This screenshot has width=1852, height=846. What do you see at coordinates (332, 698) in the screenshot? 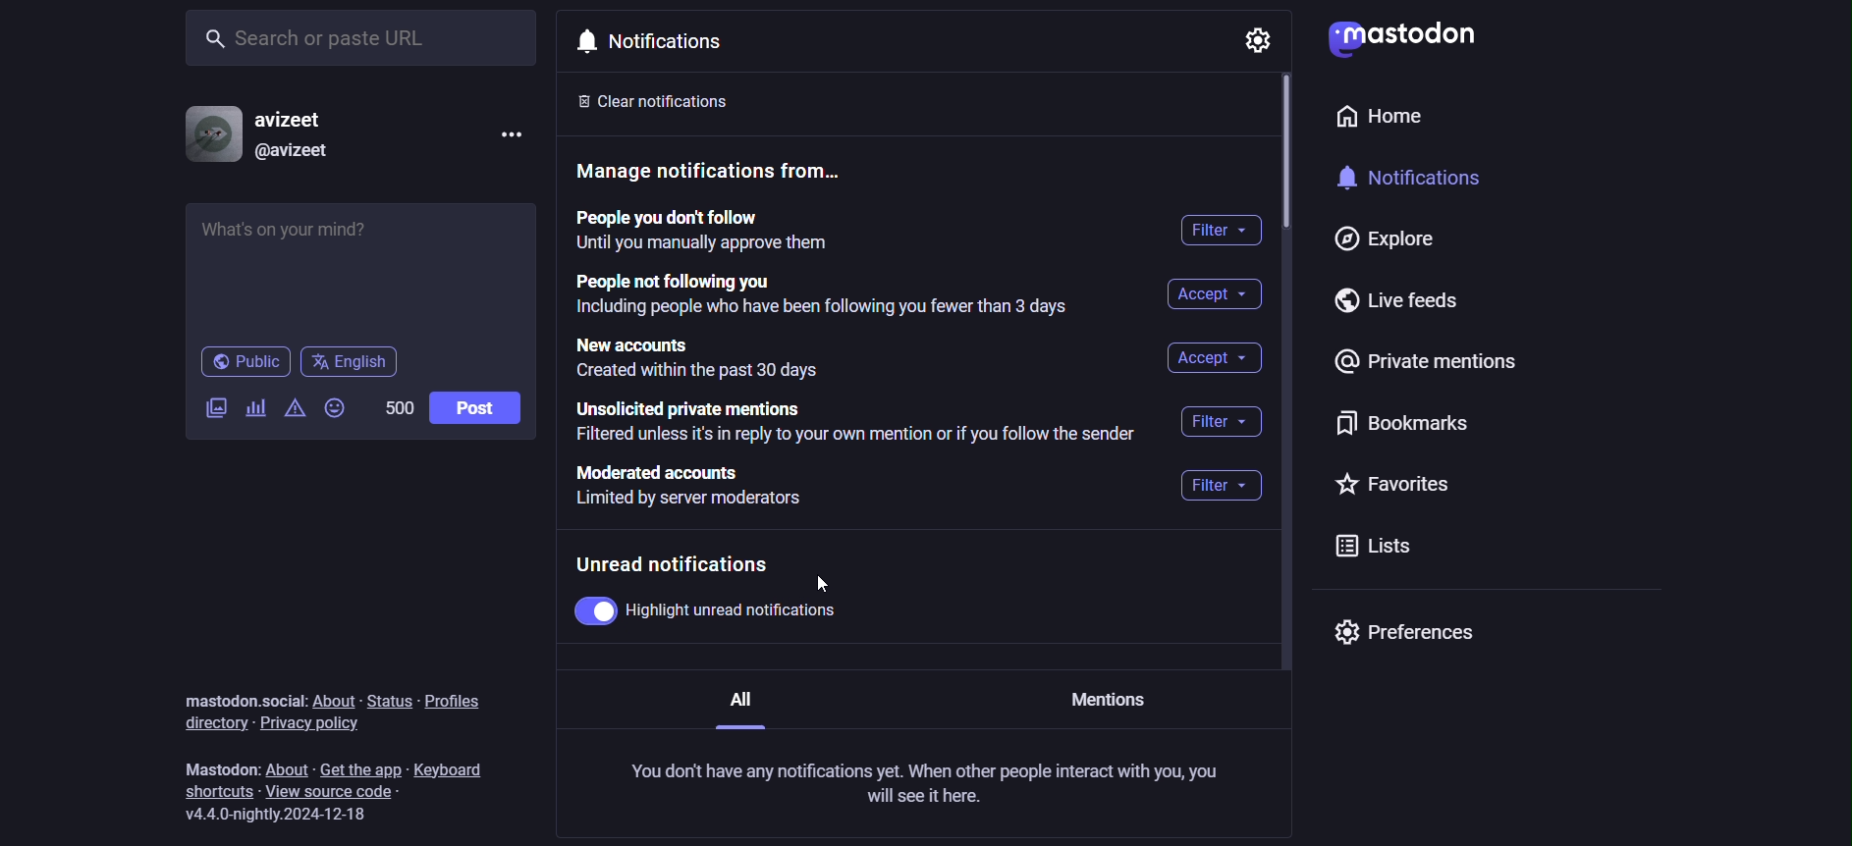
I see `about` at bounding box center [332, 698].